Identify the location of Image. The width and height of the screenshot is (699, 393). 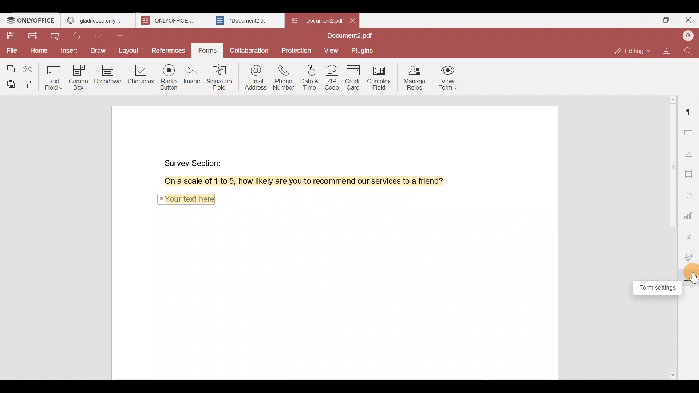
(191, 76).